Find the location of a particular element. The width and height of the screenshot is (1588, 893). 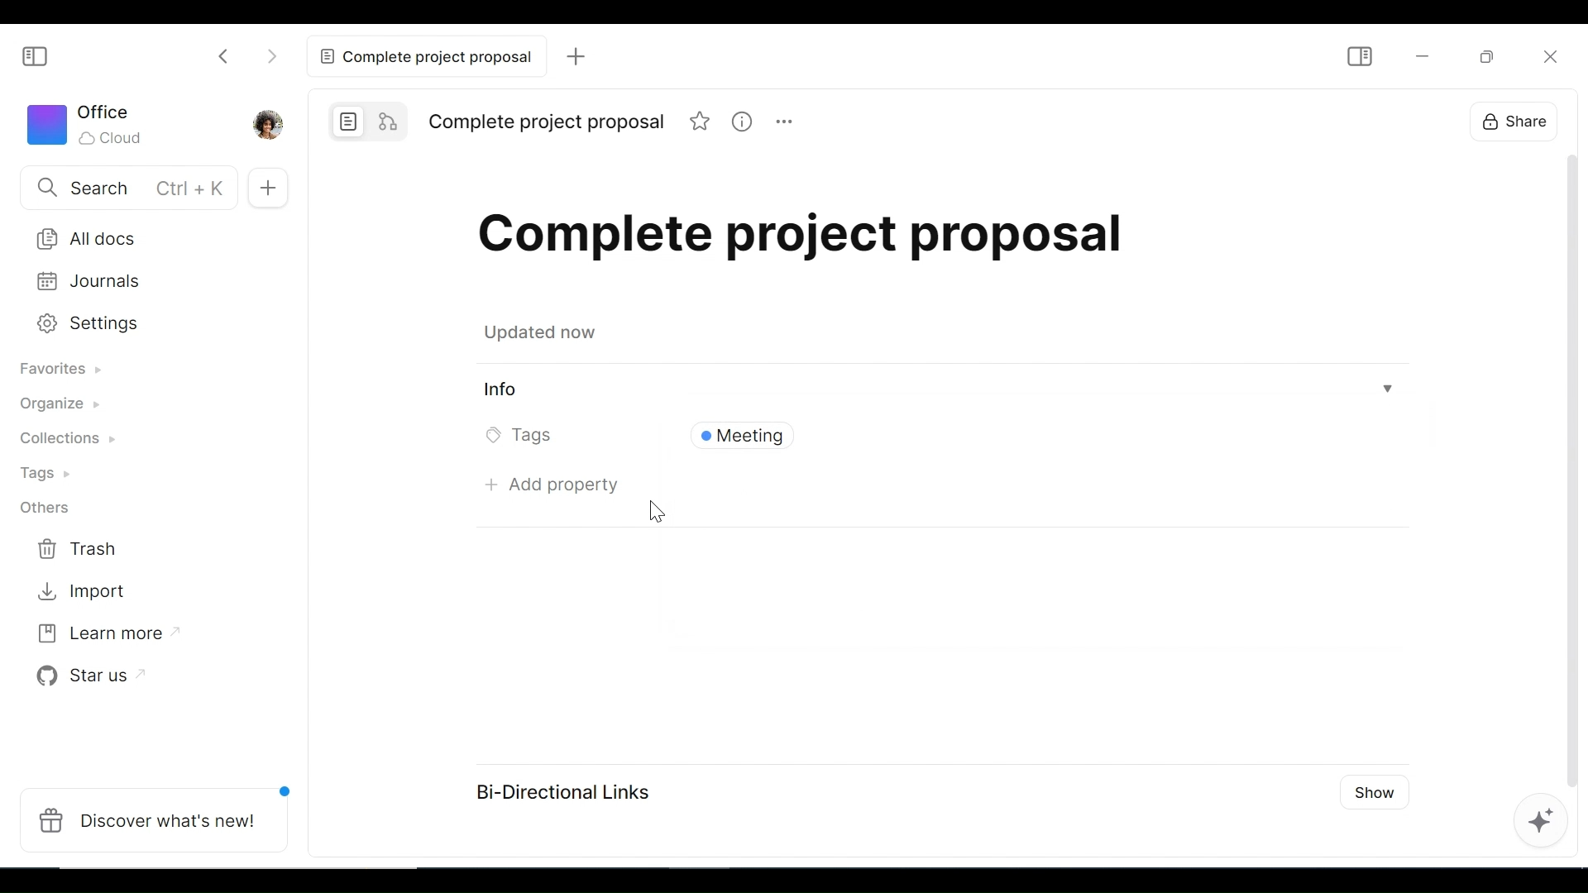

Restore is located at coordinates (1485, 55).